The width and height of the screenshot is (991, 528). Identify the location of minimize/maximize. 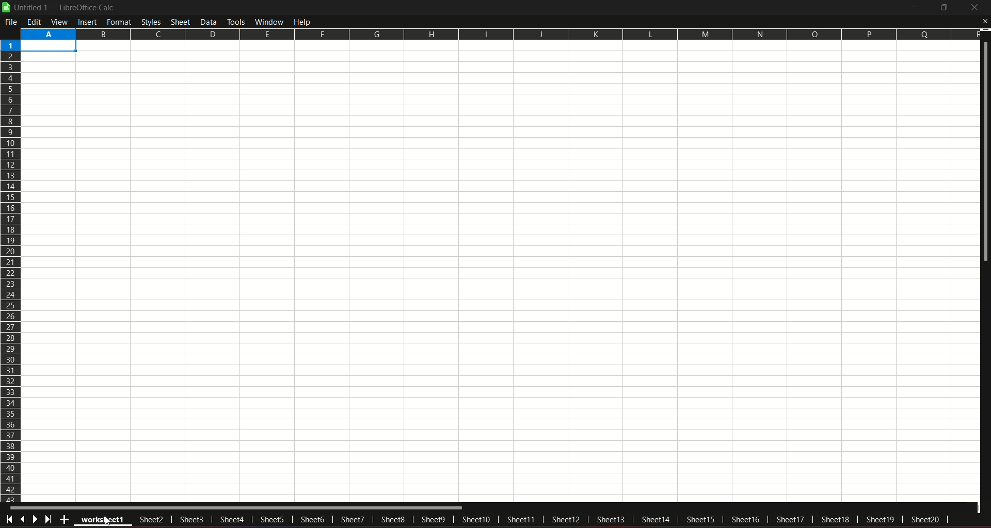
(942, 8).